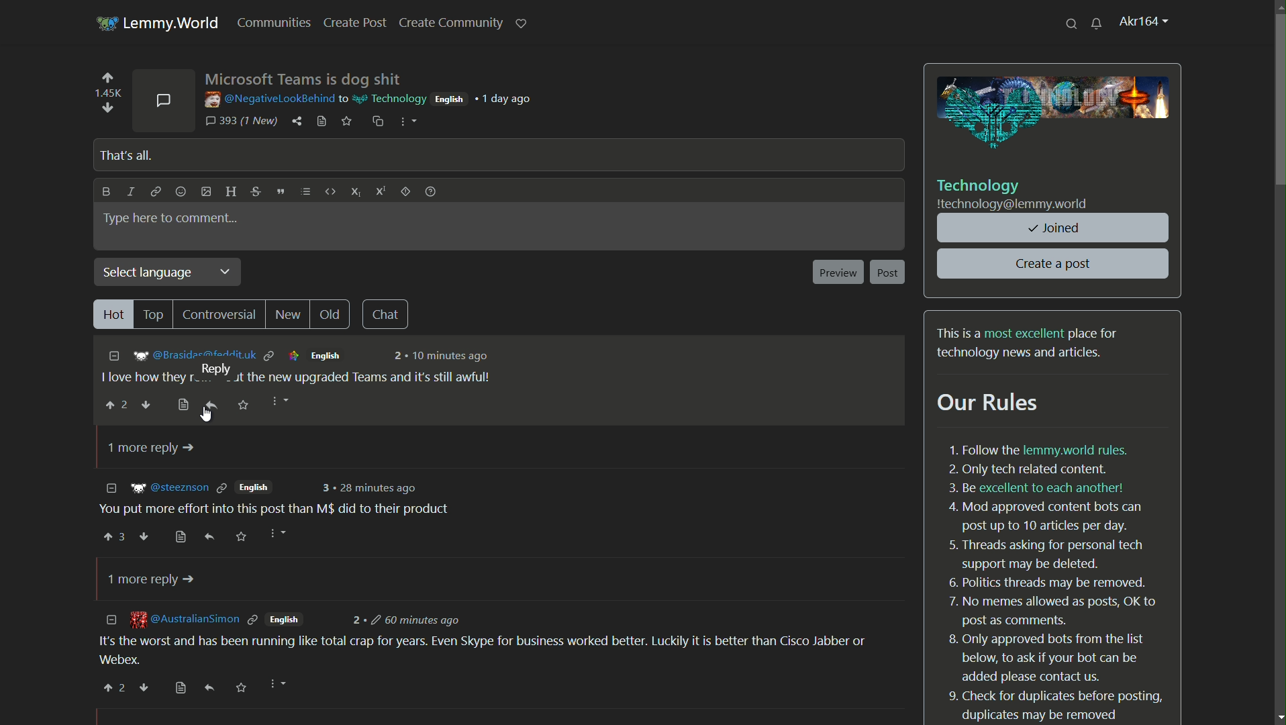 The image size is (1286, 725). Describe the element at coordinates (1097, 23) in the screenshot. I see `unread messages` at that location.